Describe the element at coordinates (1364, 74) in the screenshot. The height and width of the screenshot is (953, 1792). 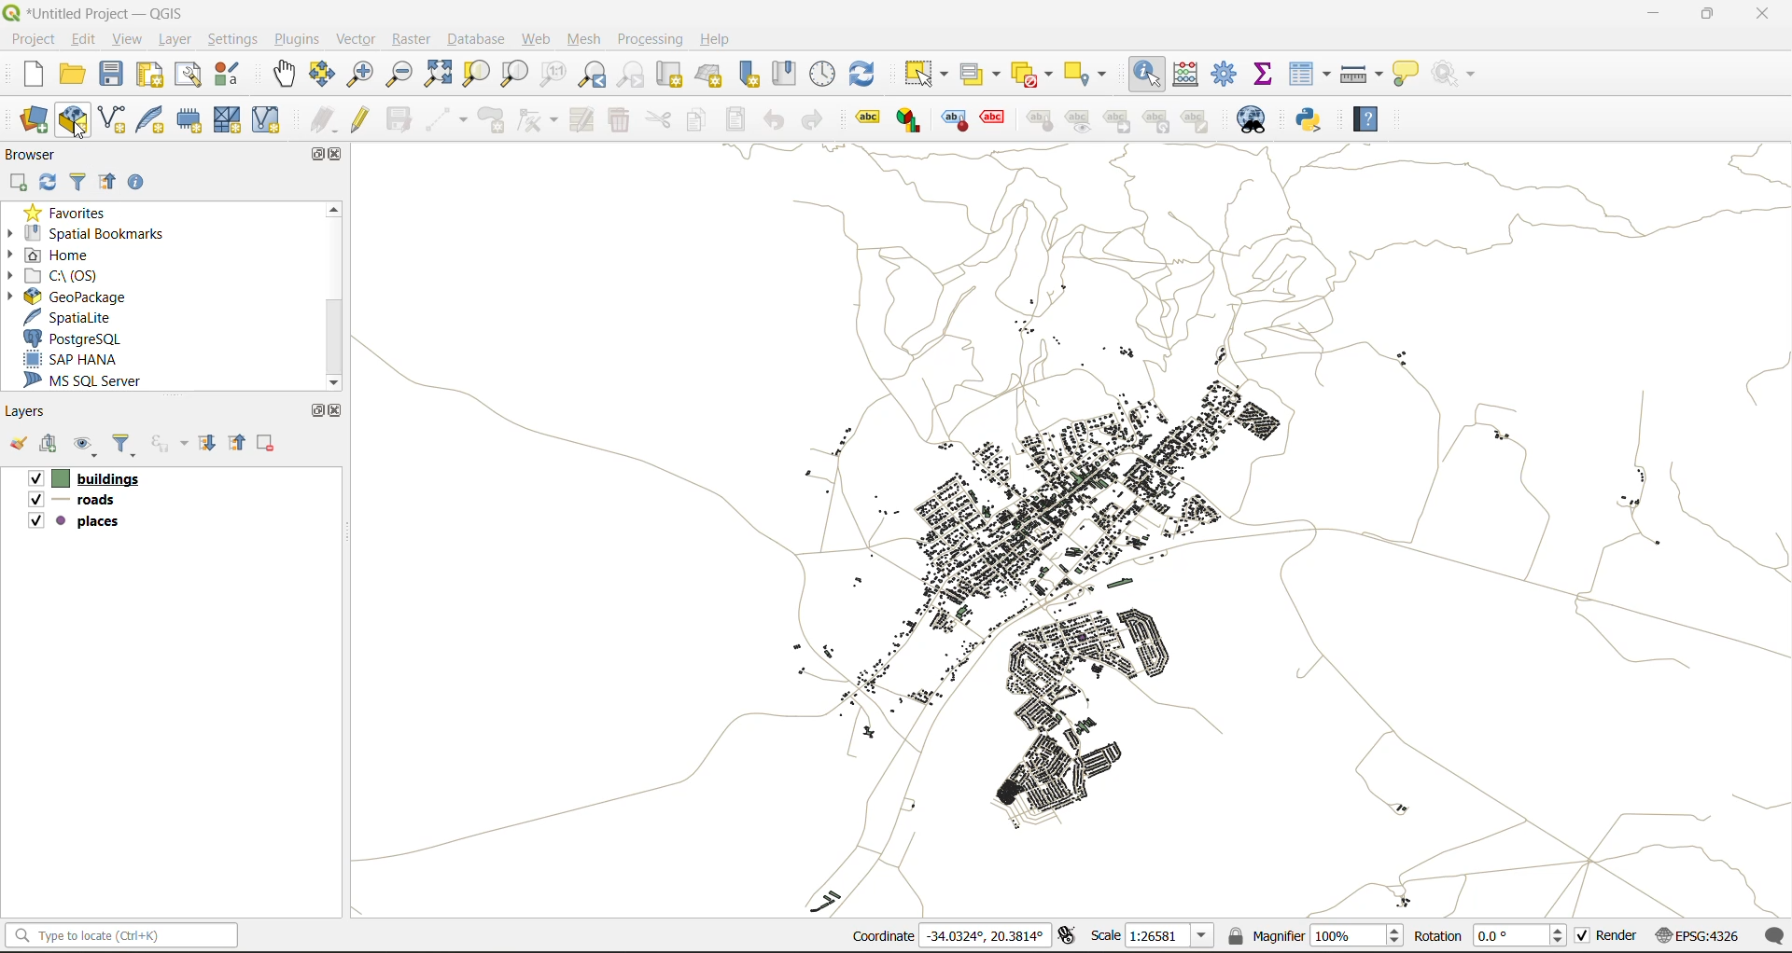
I see `measure line` at that location.